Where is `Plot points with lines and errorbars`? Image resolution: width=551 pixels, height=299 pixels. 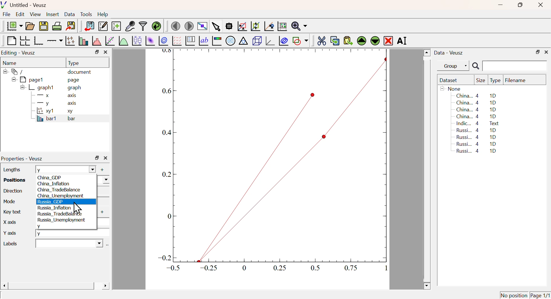 Plot points with lines and errorbars is located at coordinates (71, 41).